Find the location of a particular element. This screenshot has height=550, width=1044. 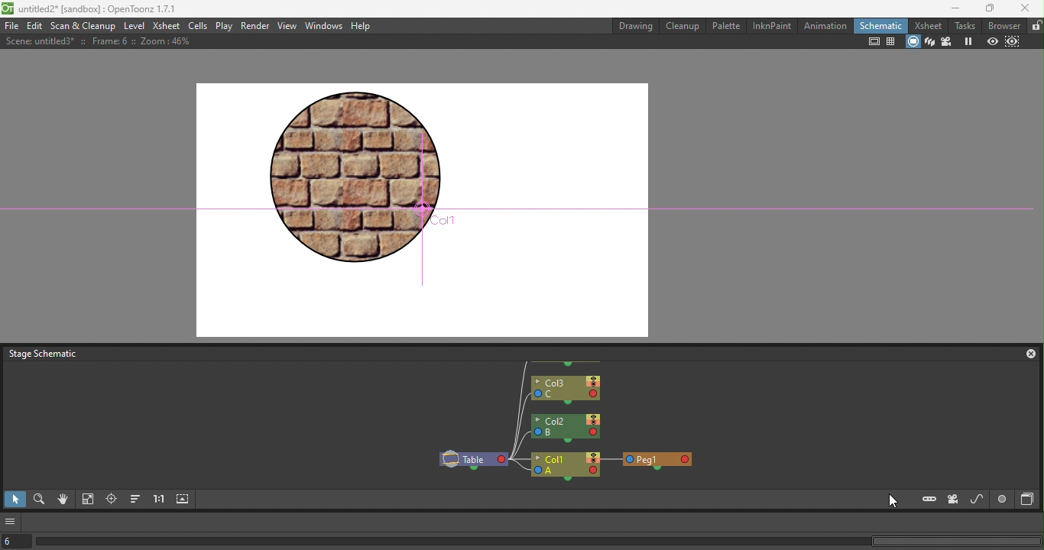

Cursor is located at coordinates (890, 503).